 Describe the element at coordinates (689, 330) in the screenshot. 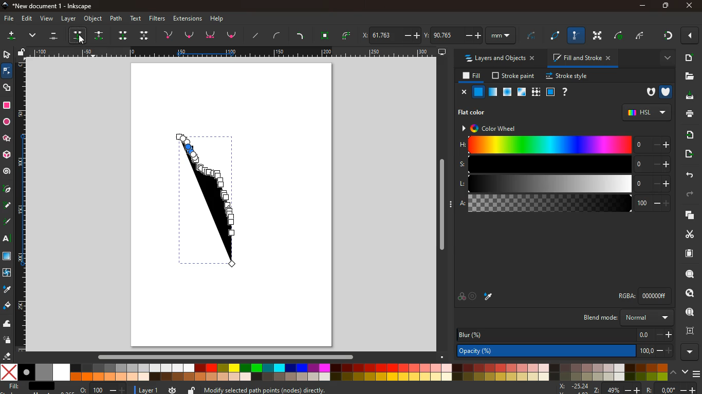

I see `frame` at that location.